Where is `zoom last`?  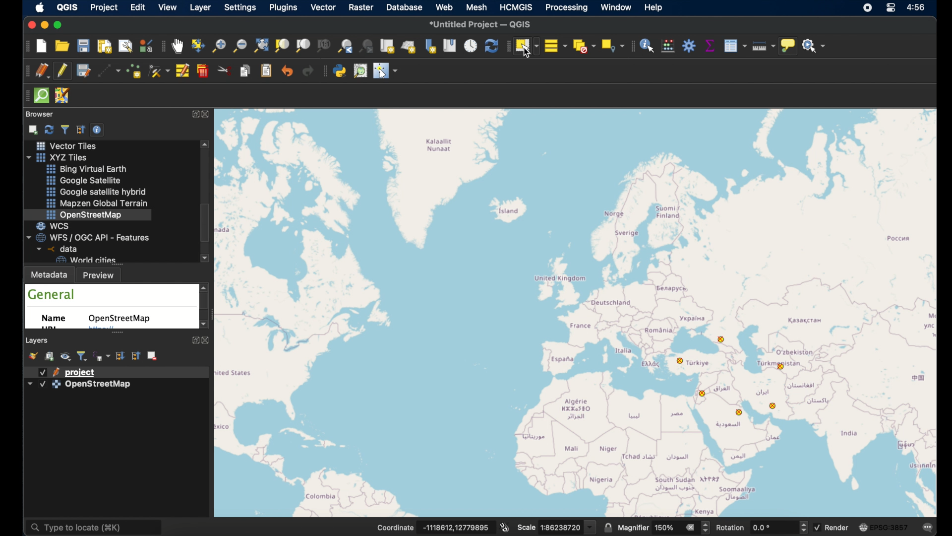 zoom last is located at coordinates (343, 46).